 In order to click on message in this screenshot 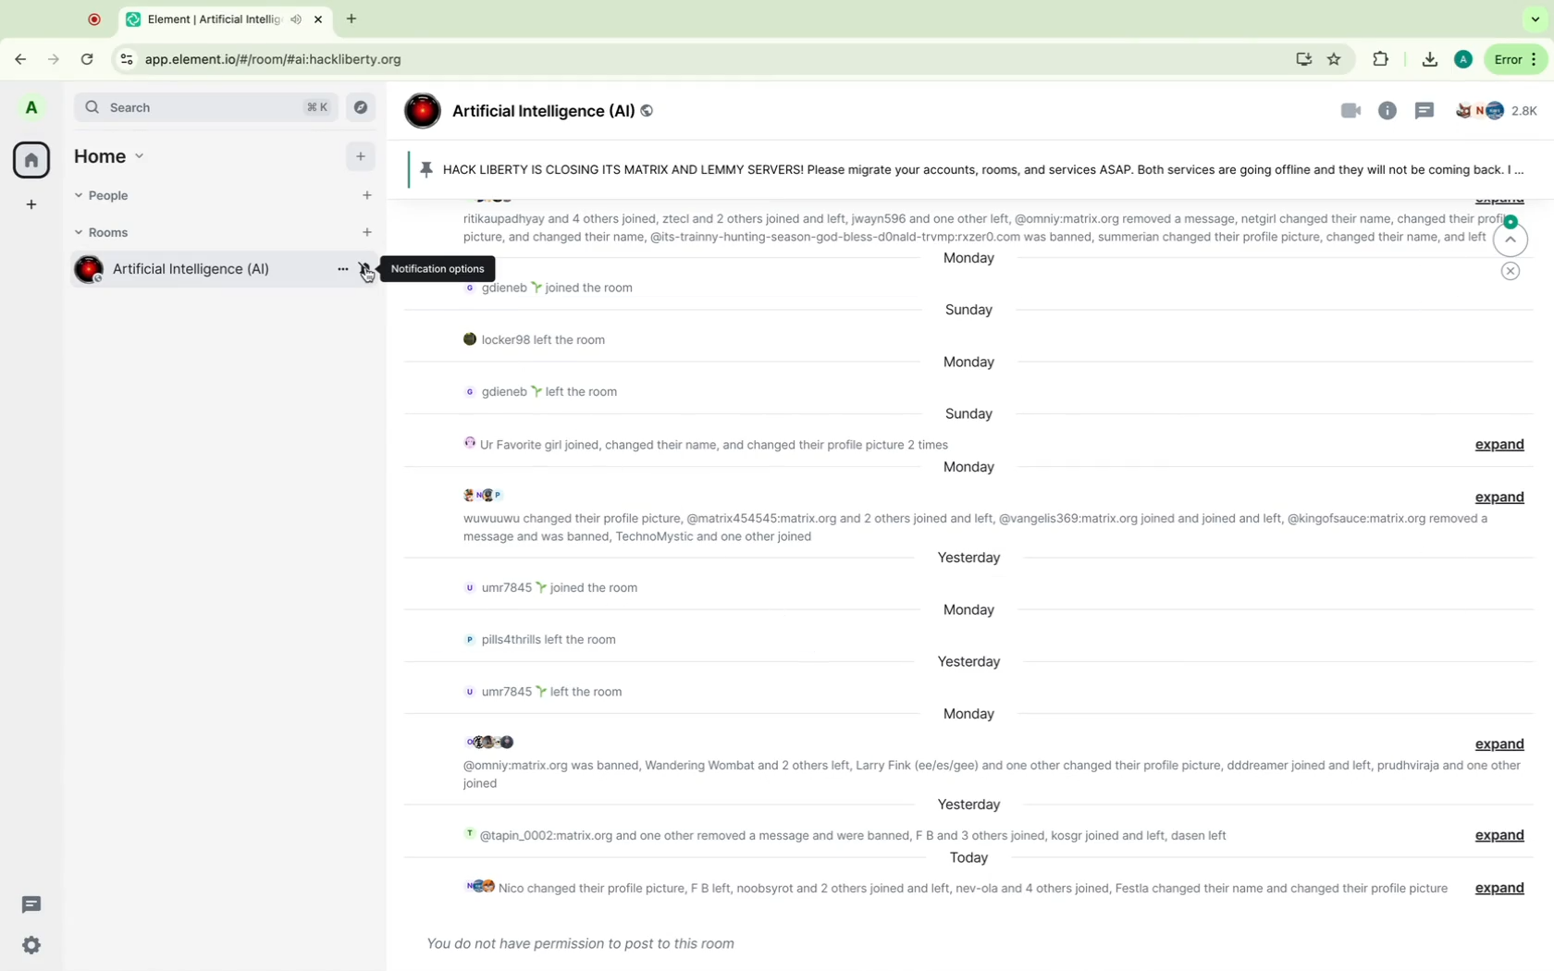, I will do `click(537, 393)`.